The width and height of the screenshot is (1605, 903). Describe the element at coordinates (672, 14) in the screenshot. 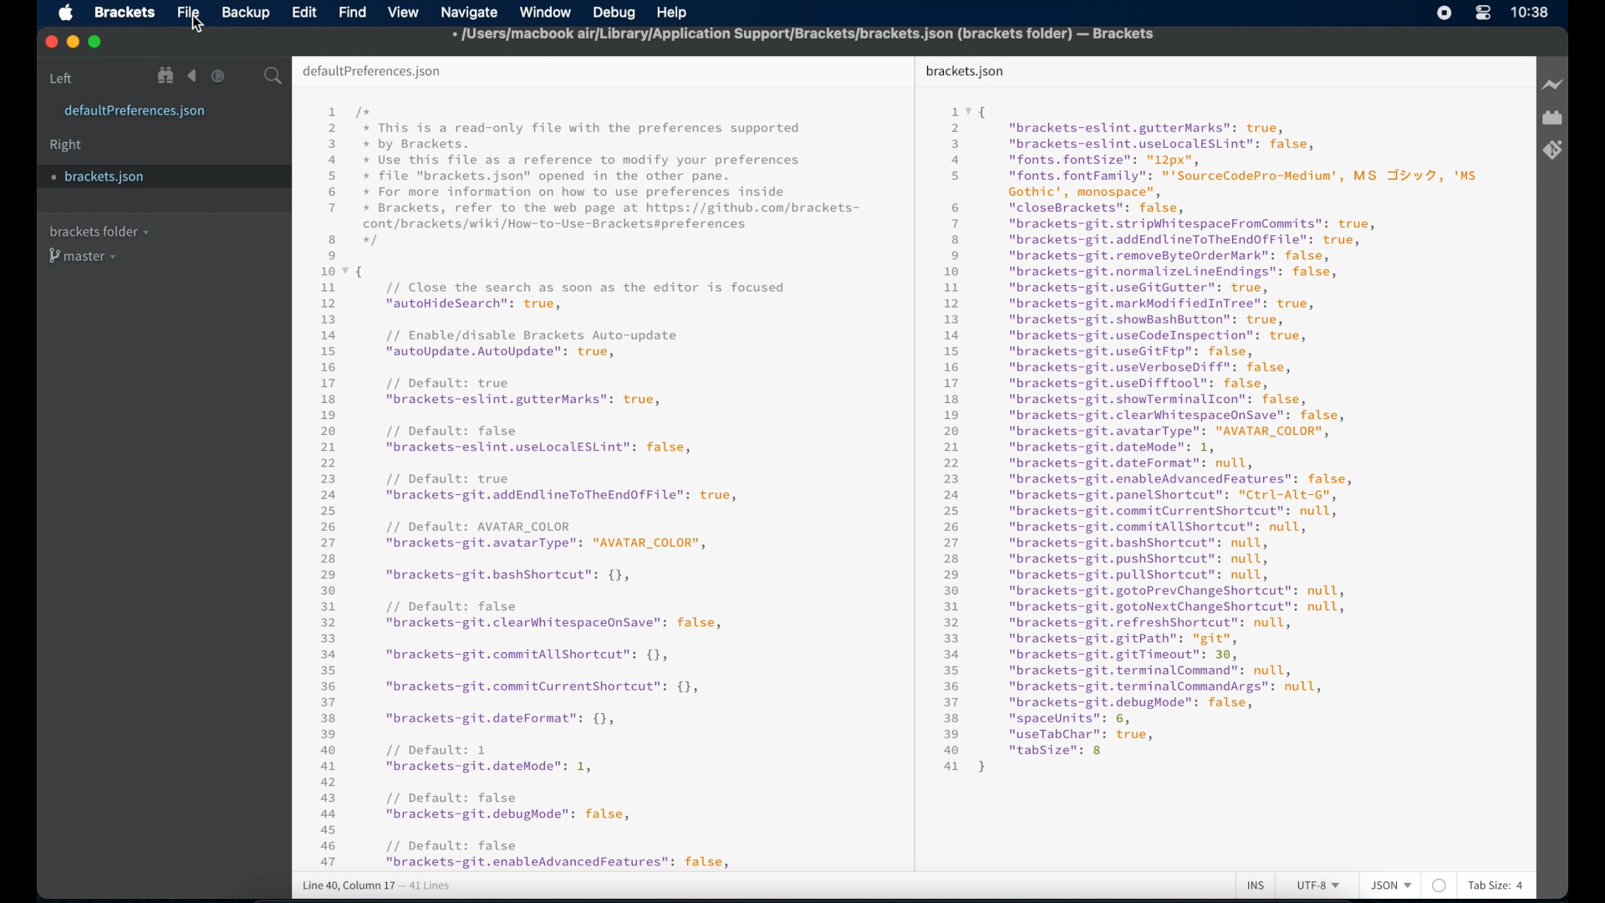

I see `help` at that location.